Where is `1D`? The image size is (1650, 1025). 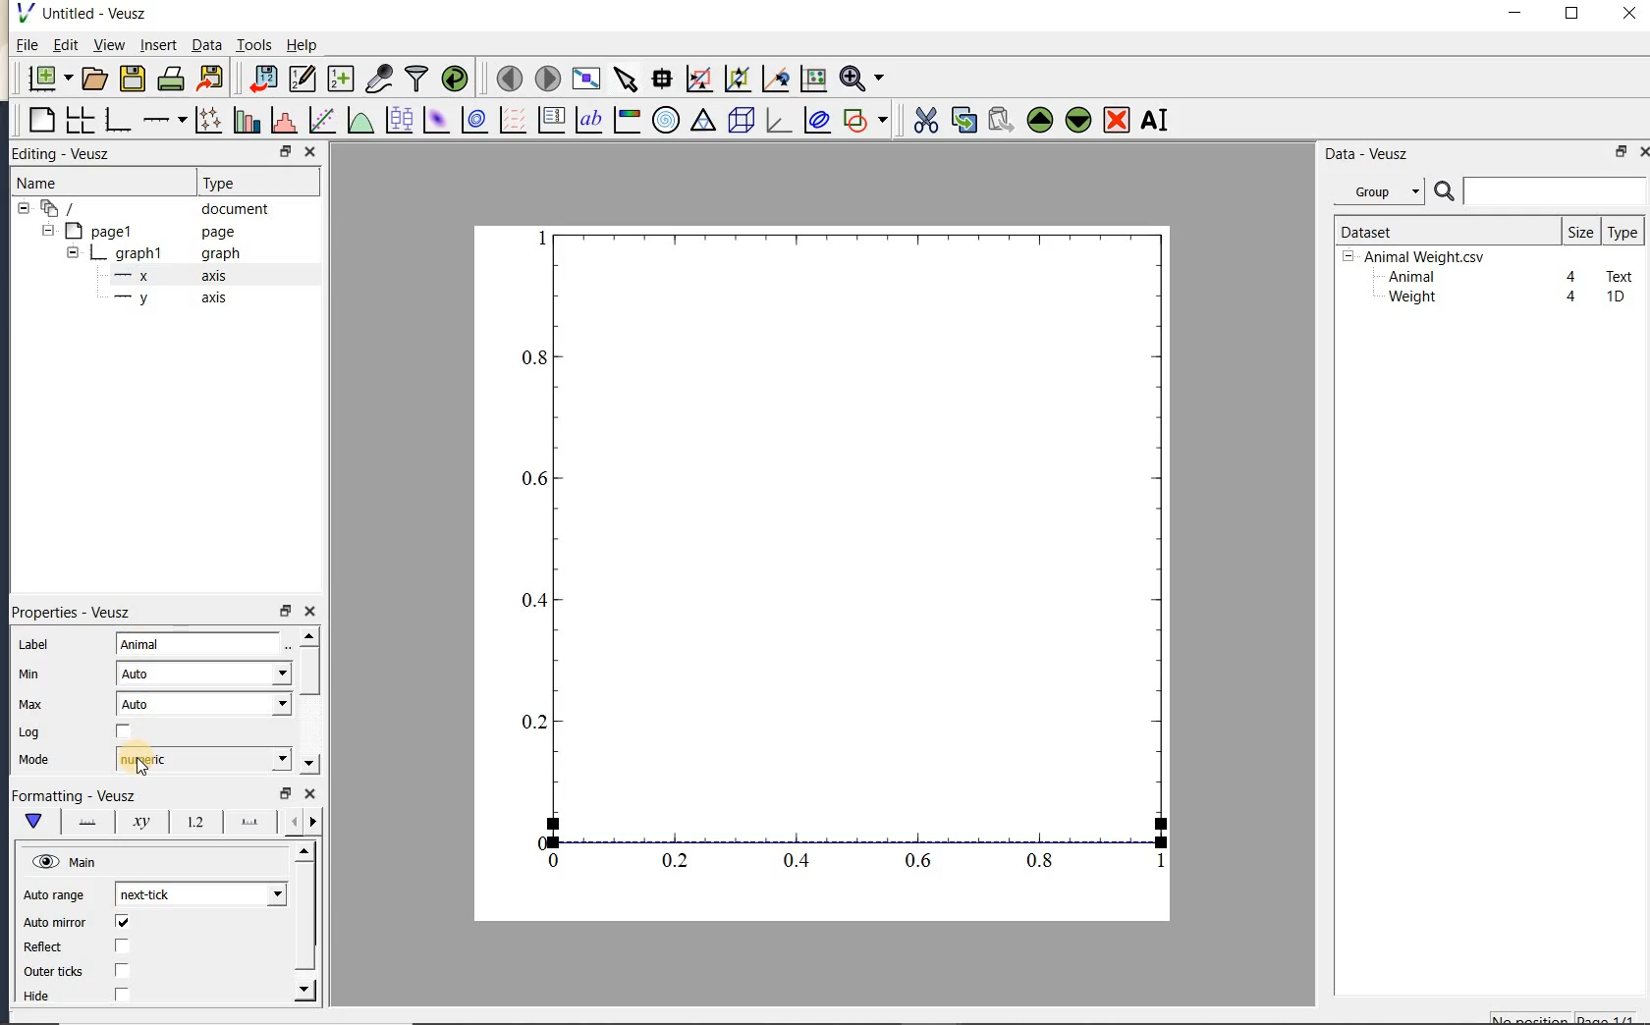 1D is located at coordinates (1615, 297).